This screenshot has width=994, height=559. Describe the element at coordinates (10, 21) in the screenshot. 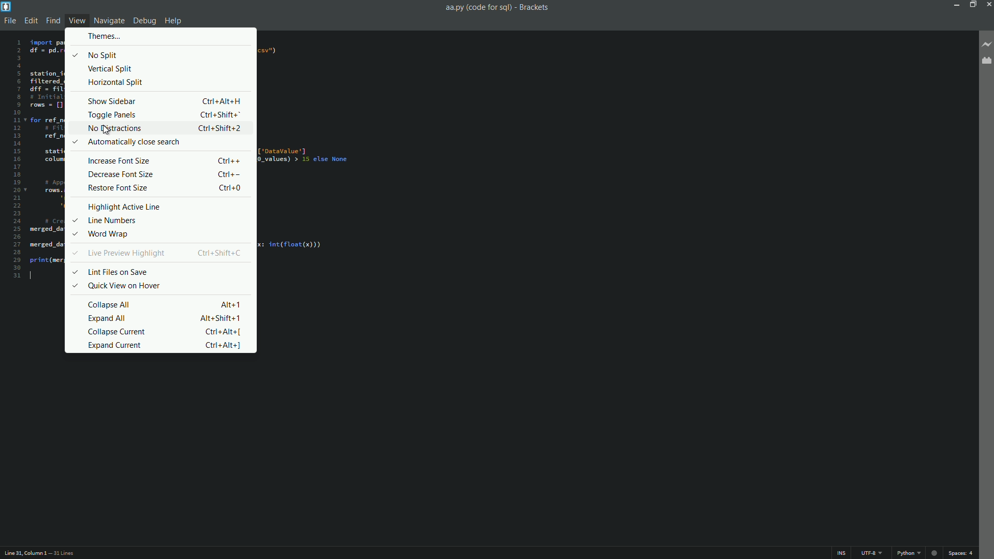

I see `file menu` at that location.